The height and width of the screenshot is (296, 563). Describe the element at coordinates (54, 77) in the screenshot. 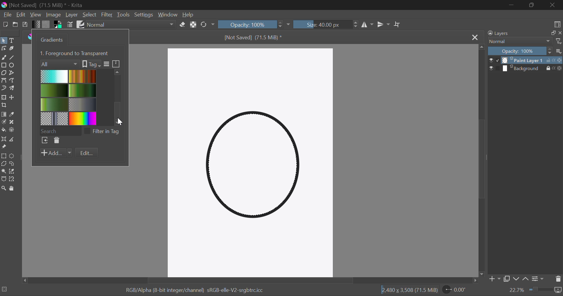

I see `Blue Gradient` at that location.